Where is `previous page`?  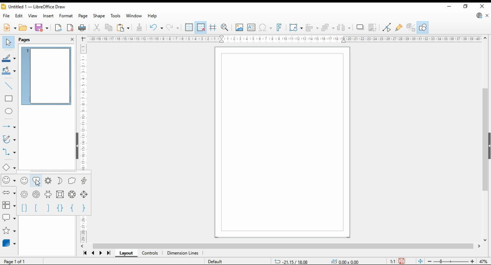
previous page is located at coordinates (93, 254).